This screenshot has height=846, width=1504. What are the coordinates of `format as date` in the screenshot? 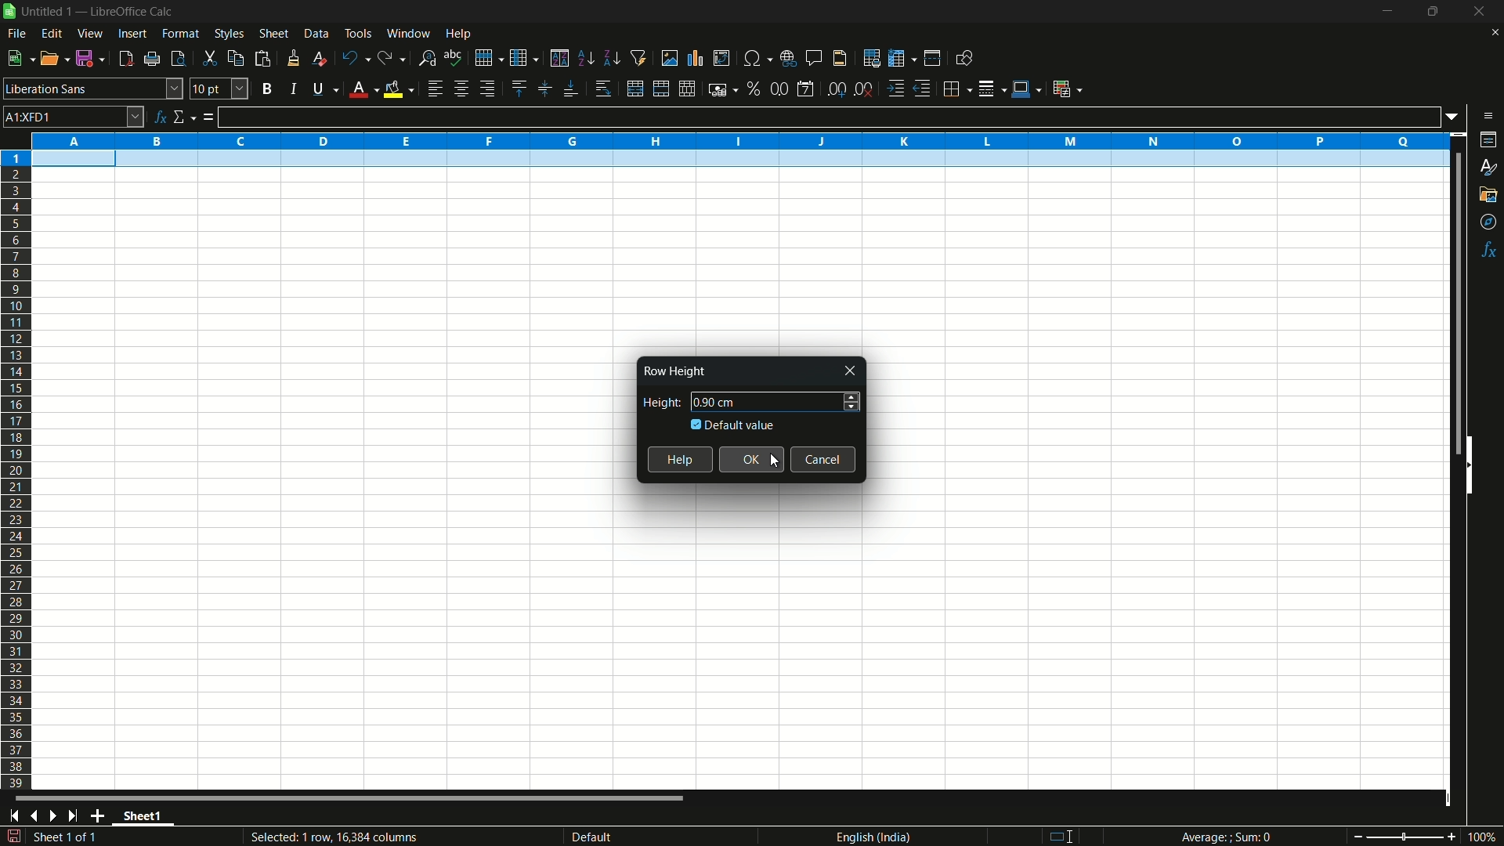 It's located at (805, 89).